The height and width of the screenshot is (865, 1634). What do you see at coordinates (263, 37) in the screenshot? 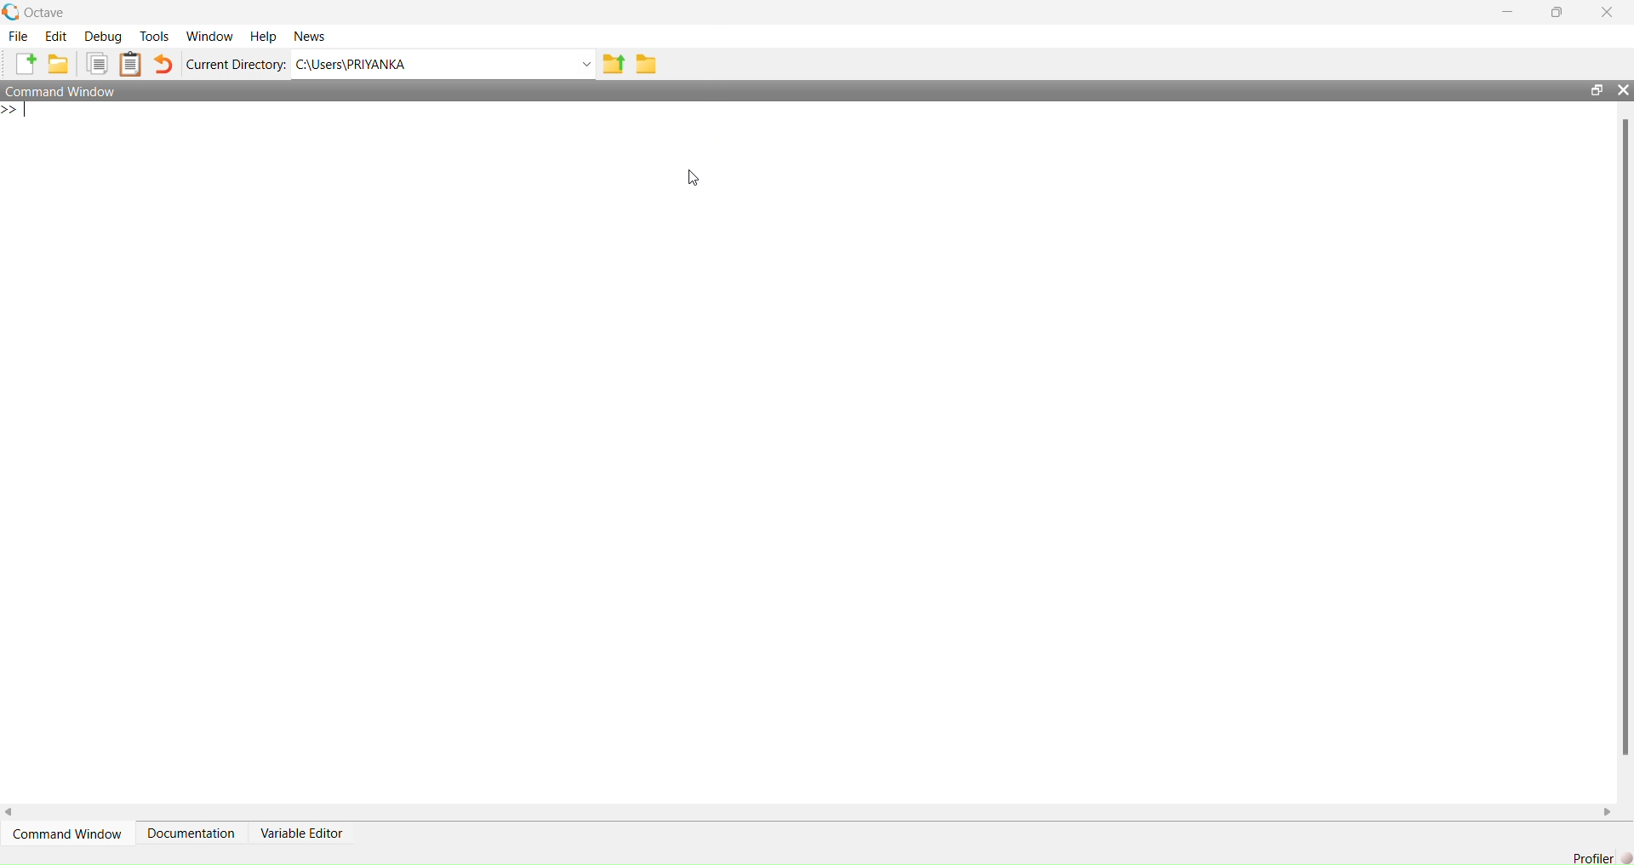
I see `help` at bounding box center [263, 37].